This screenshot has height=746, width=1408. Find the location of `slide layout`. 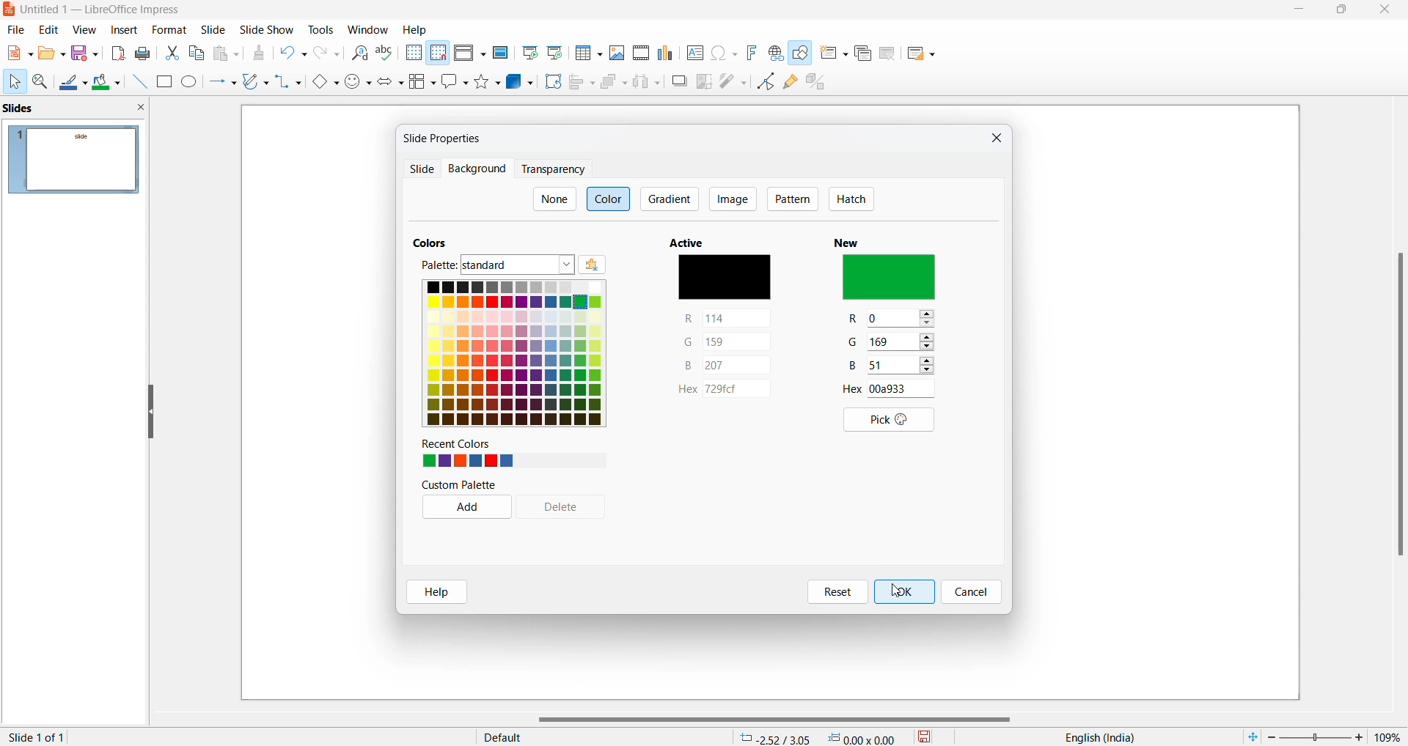

slide layout is located at coordinates (920, 56).